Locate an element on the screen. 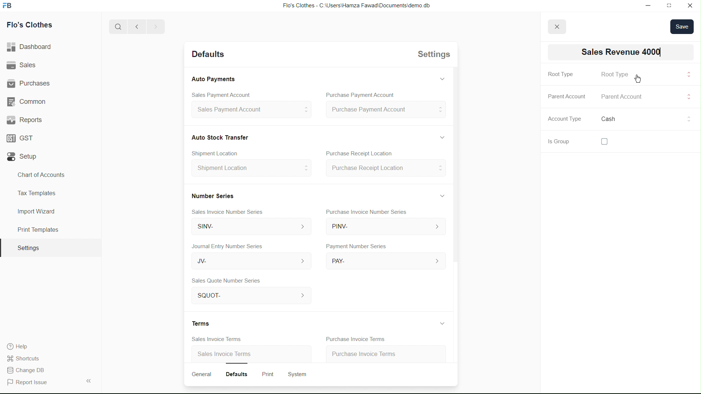 The width and height of the screenshot is (701, 394). sales Payment Account is located at coordinates (248, 110).